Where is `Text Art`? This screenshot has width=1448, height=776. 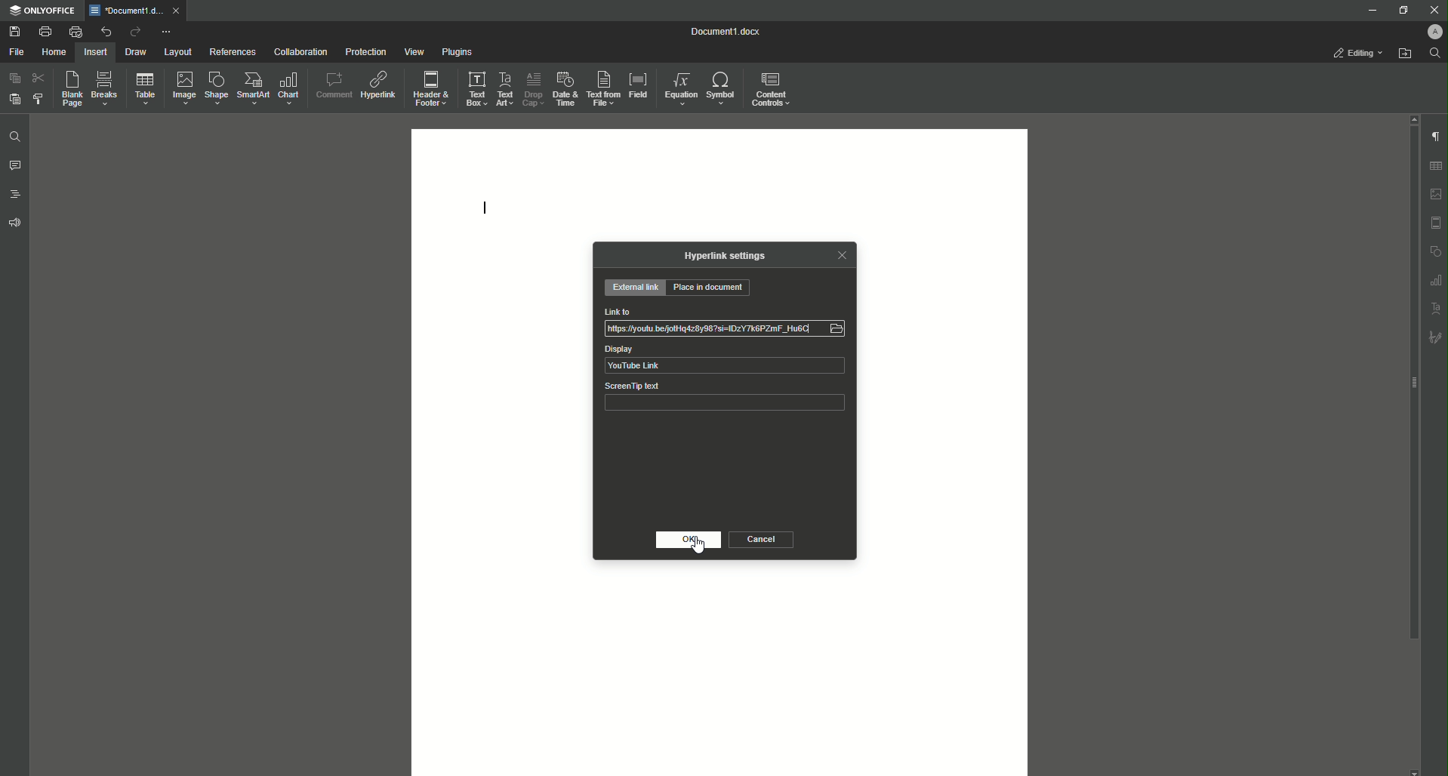
Text Art is located at coordinates (506, 89).